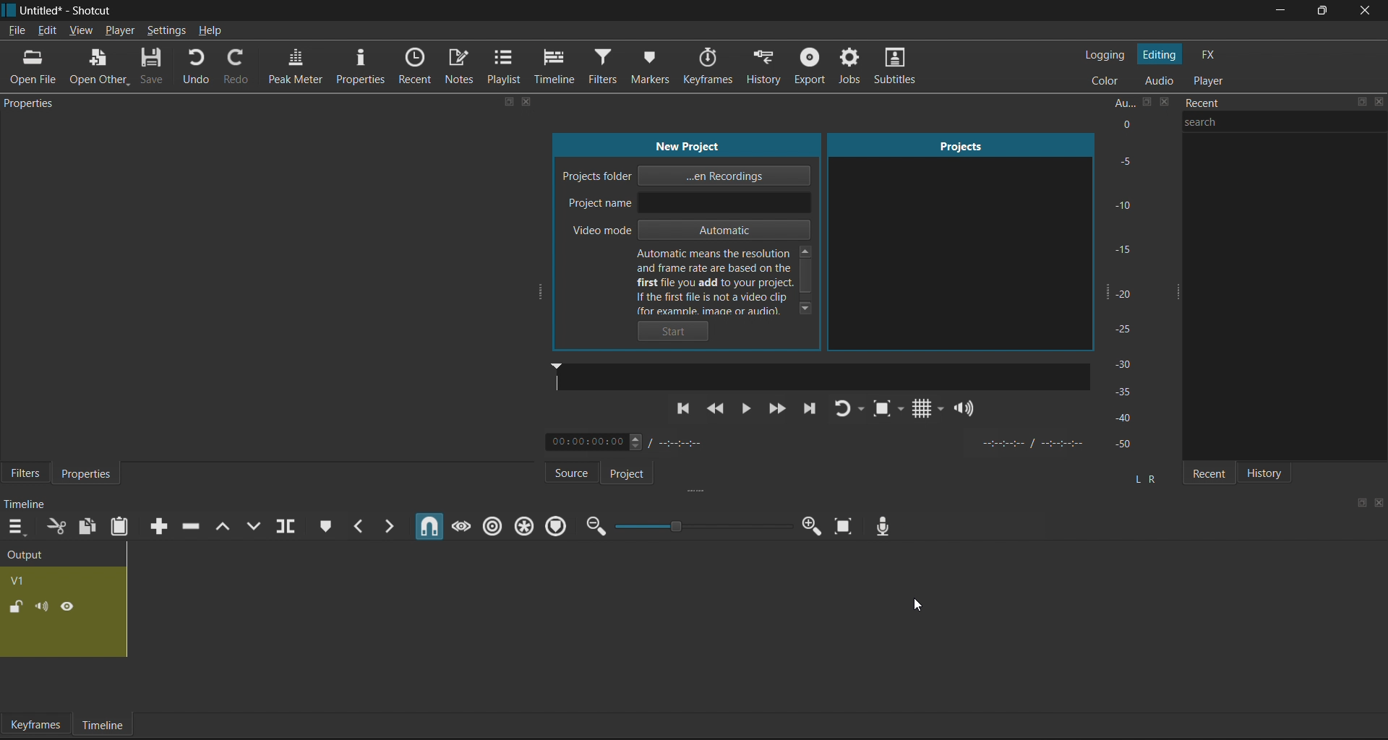 This screenshot has width=1388, height=740. Describe the element at coordinates (27, 504) in the screenshot. I see `timeline` at that location.